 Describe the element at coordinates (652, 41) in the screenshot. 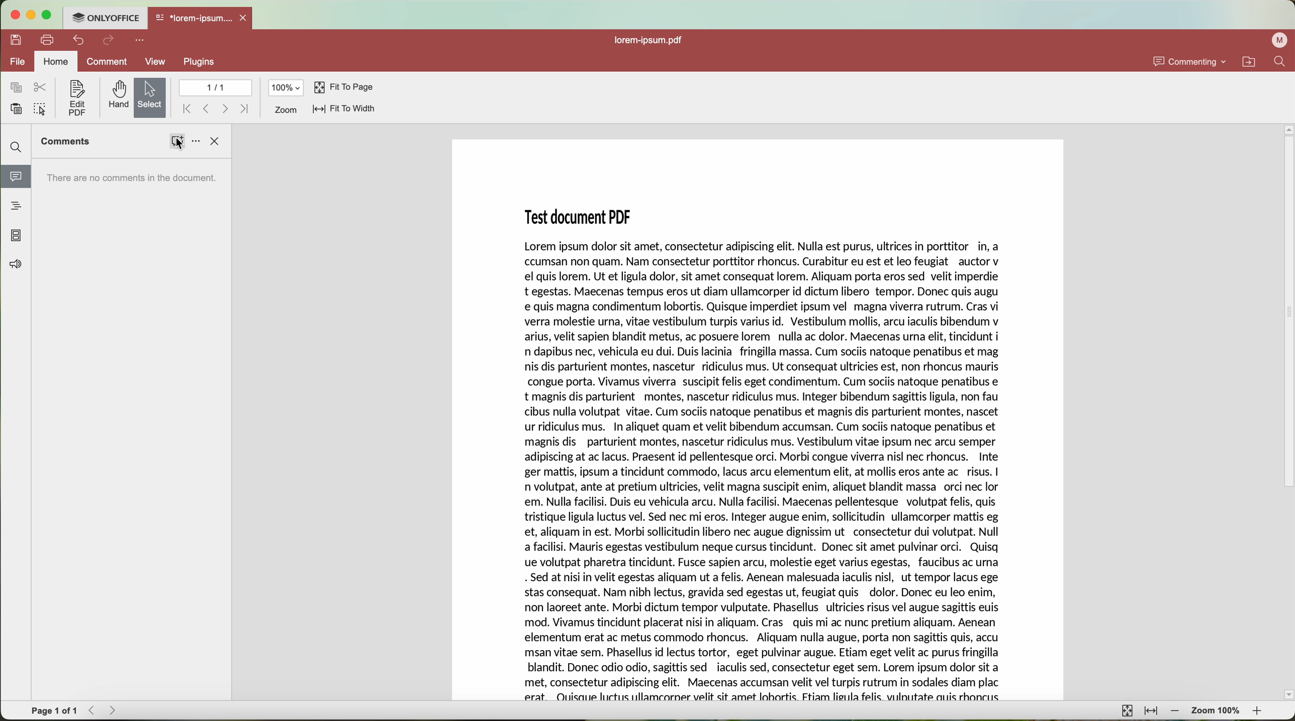

I see `file name` at that location.